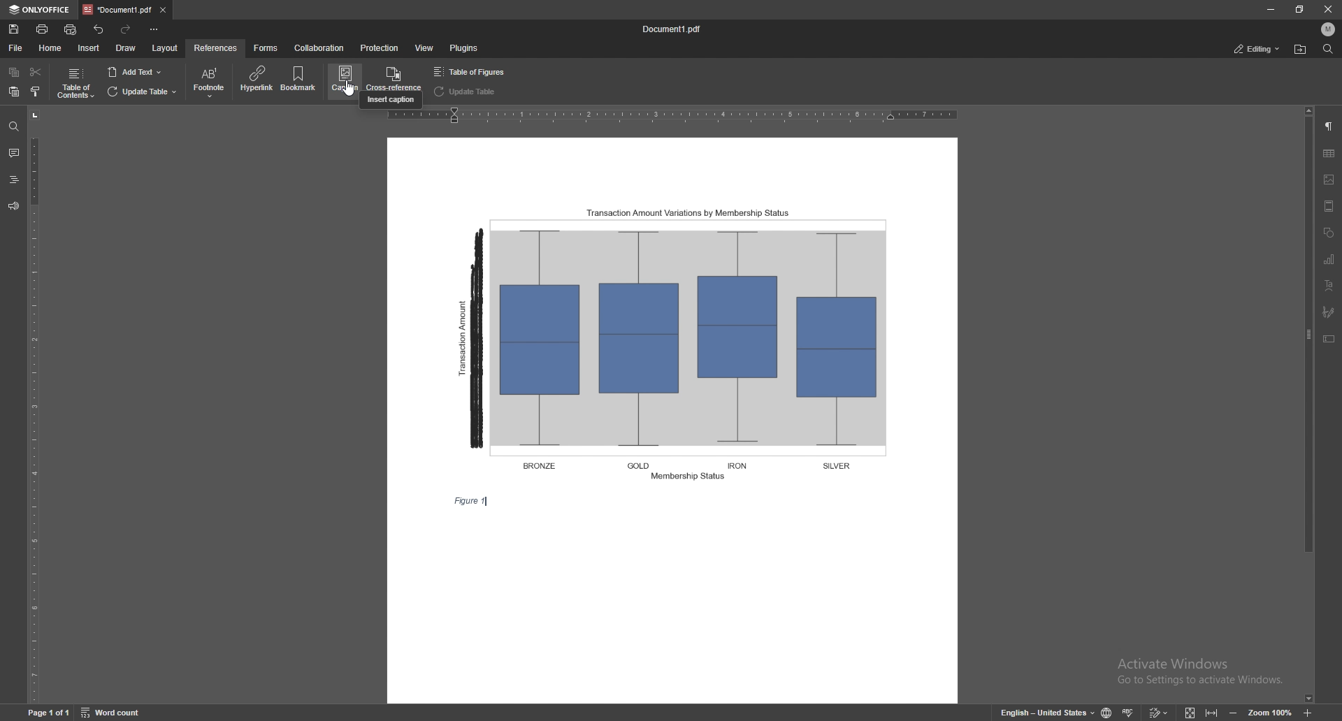 The width and height of the screenshot is (1342, 721). I want to click on text cursor, so click(499, 505).